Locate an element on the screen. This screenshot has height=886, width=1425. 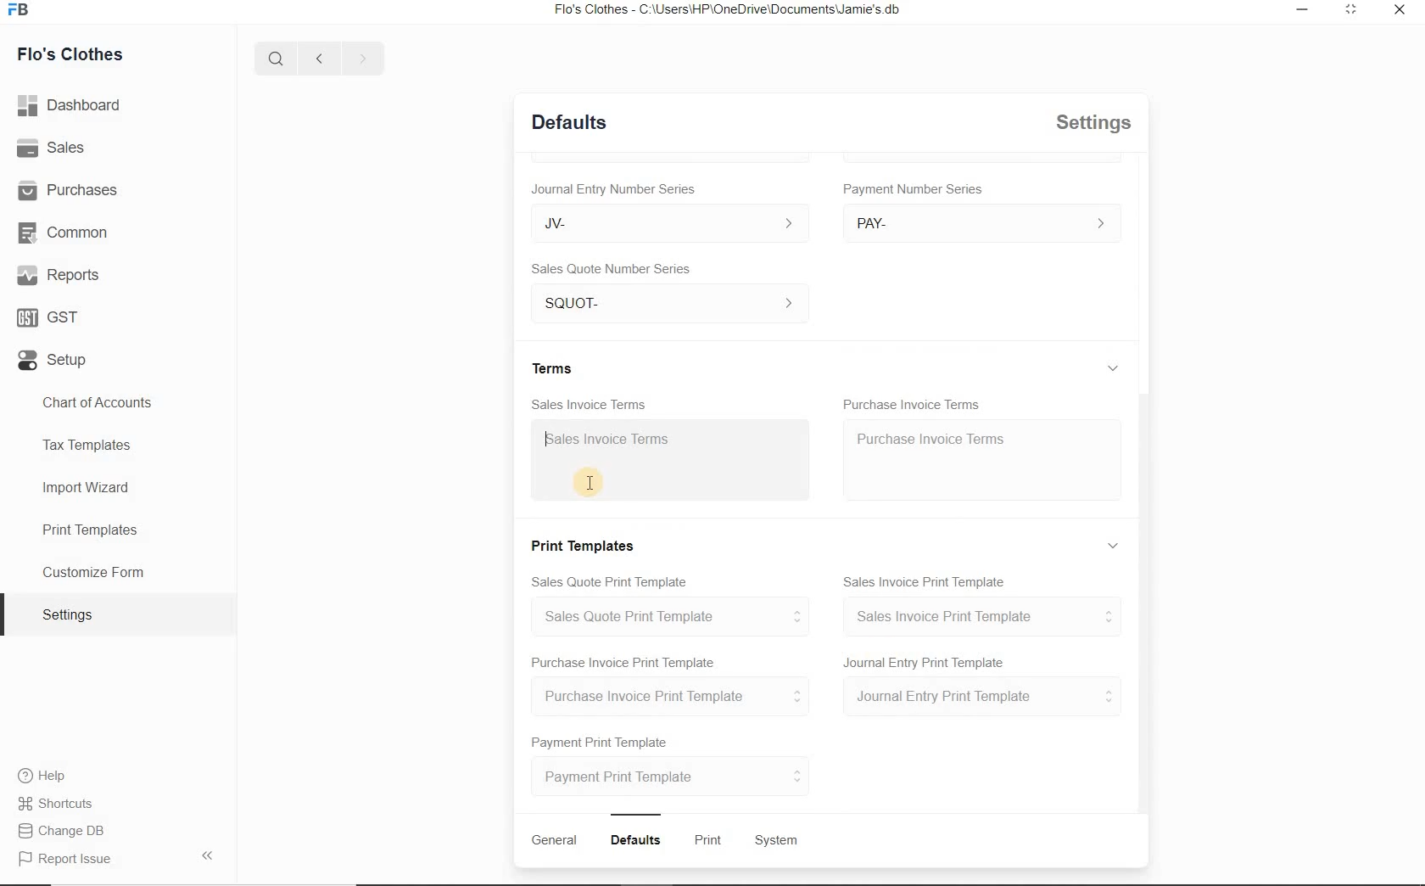
Defaults is located at coordinates (569, 121).